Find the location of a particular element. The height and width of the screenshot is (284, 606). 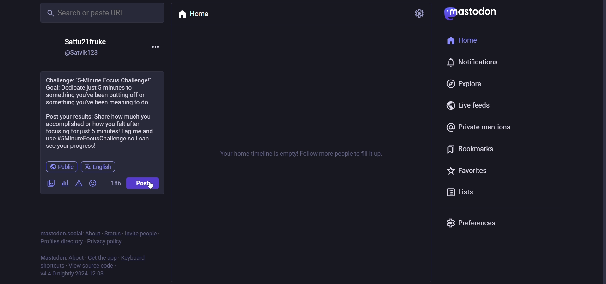

cursor is located at coordinates (154, 187).